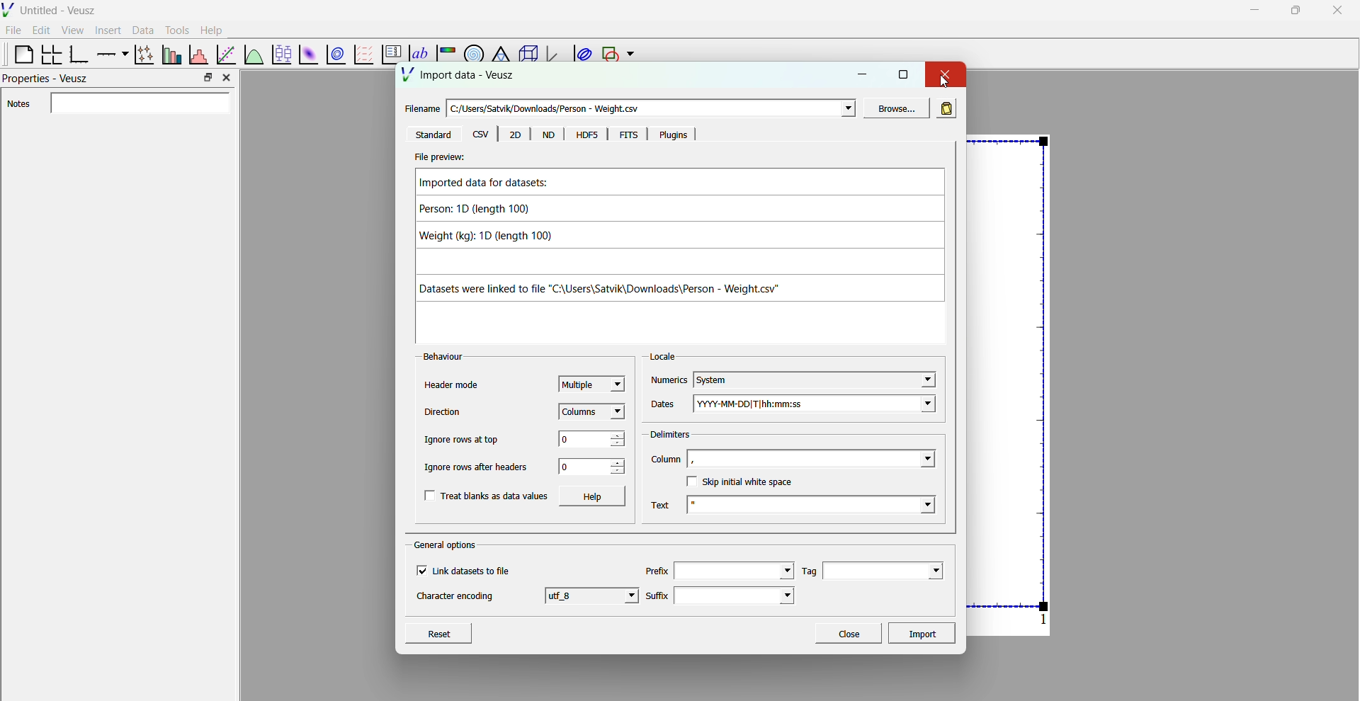 The height and width of the screenshot is (701, 1360). Describe the element at coordinates (664, 501) in the screenshot. I see `Text` at that location.